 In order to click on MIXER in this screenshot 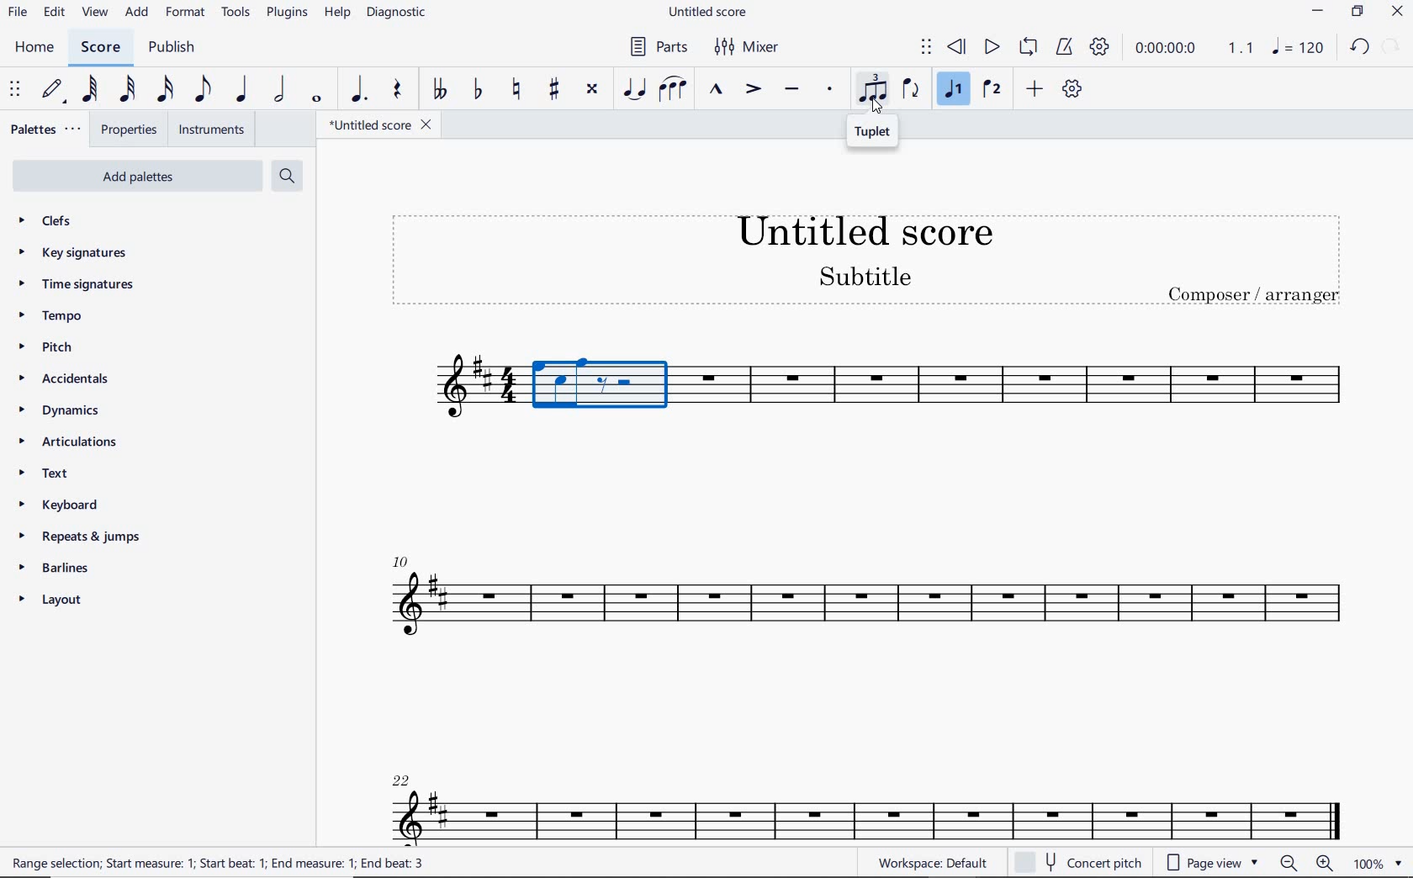, I will do `click(752, 45)`.